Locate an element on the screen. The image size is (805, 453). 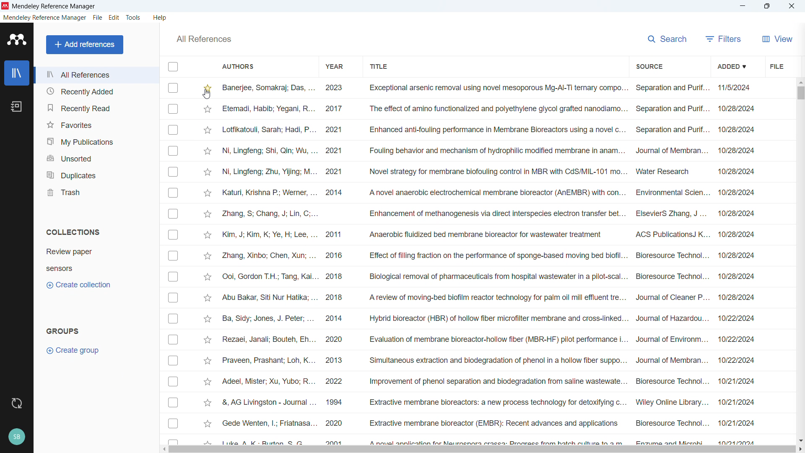
Profile  is located at coordinates (17, 437).